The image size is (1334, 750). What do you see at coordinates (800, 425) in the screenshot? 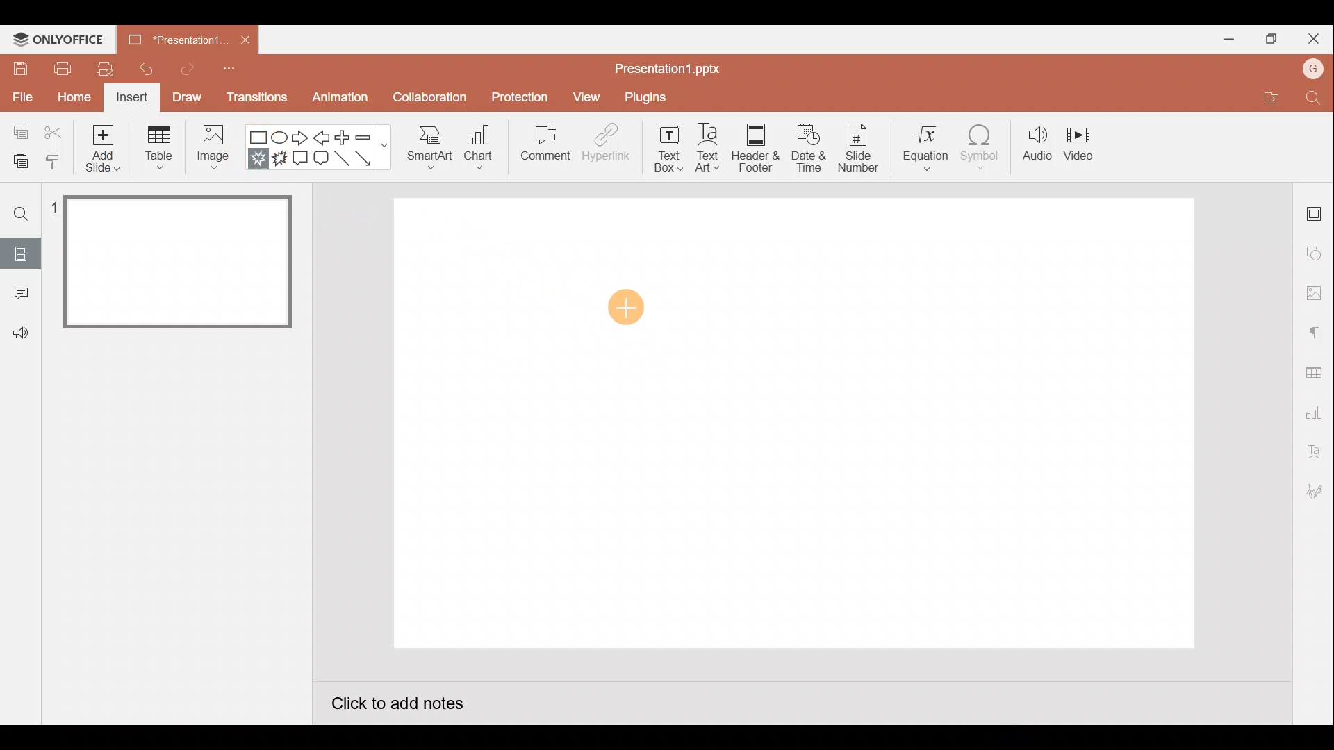
I see `Presentation slide` at bounding box center [800, 425].